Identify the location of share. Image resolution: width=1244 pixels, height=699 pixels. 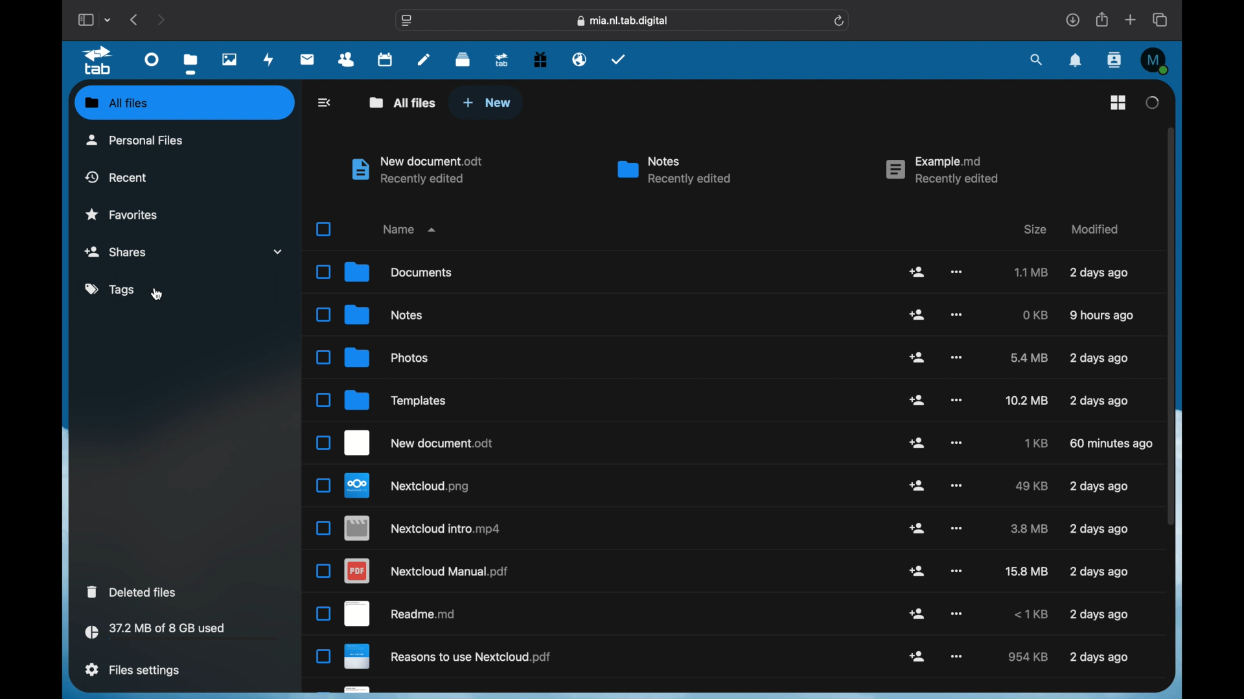
(917, 485).